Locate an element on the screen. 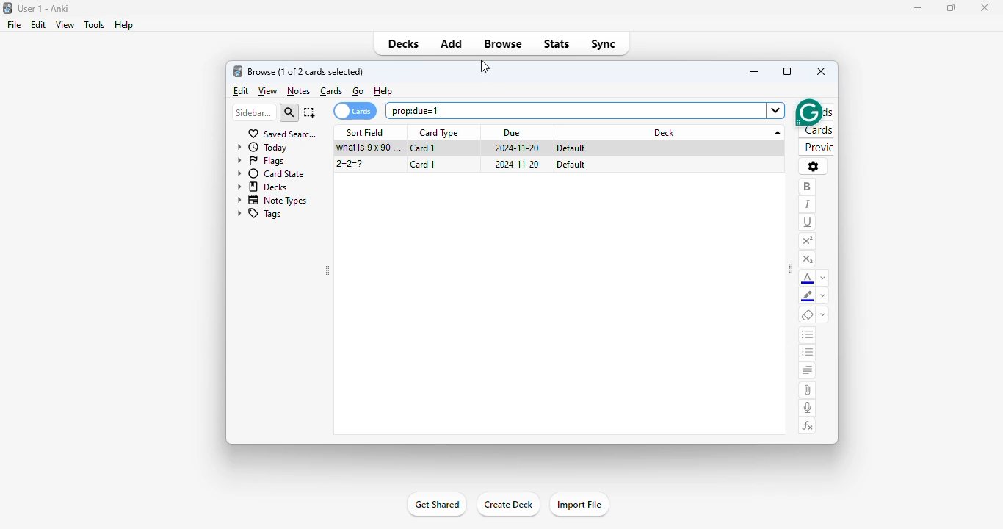  go is located at coordinates (359, 91).